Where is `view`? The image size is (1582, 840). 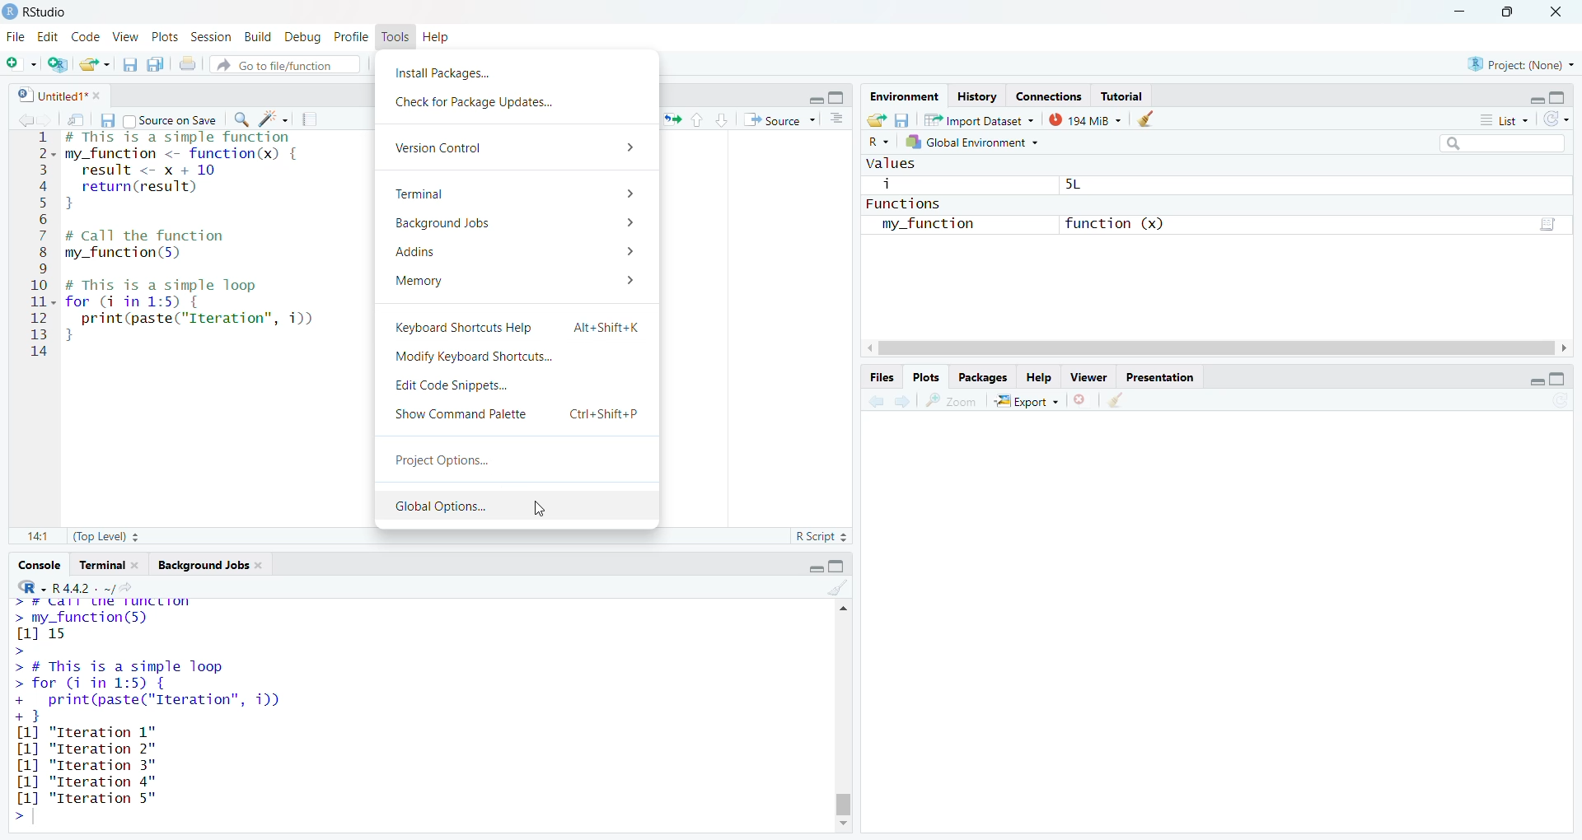 view is located at coordinates (125, 36).